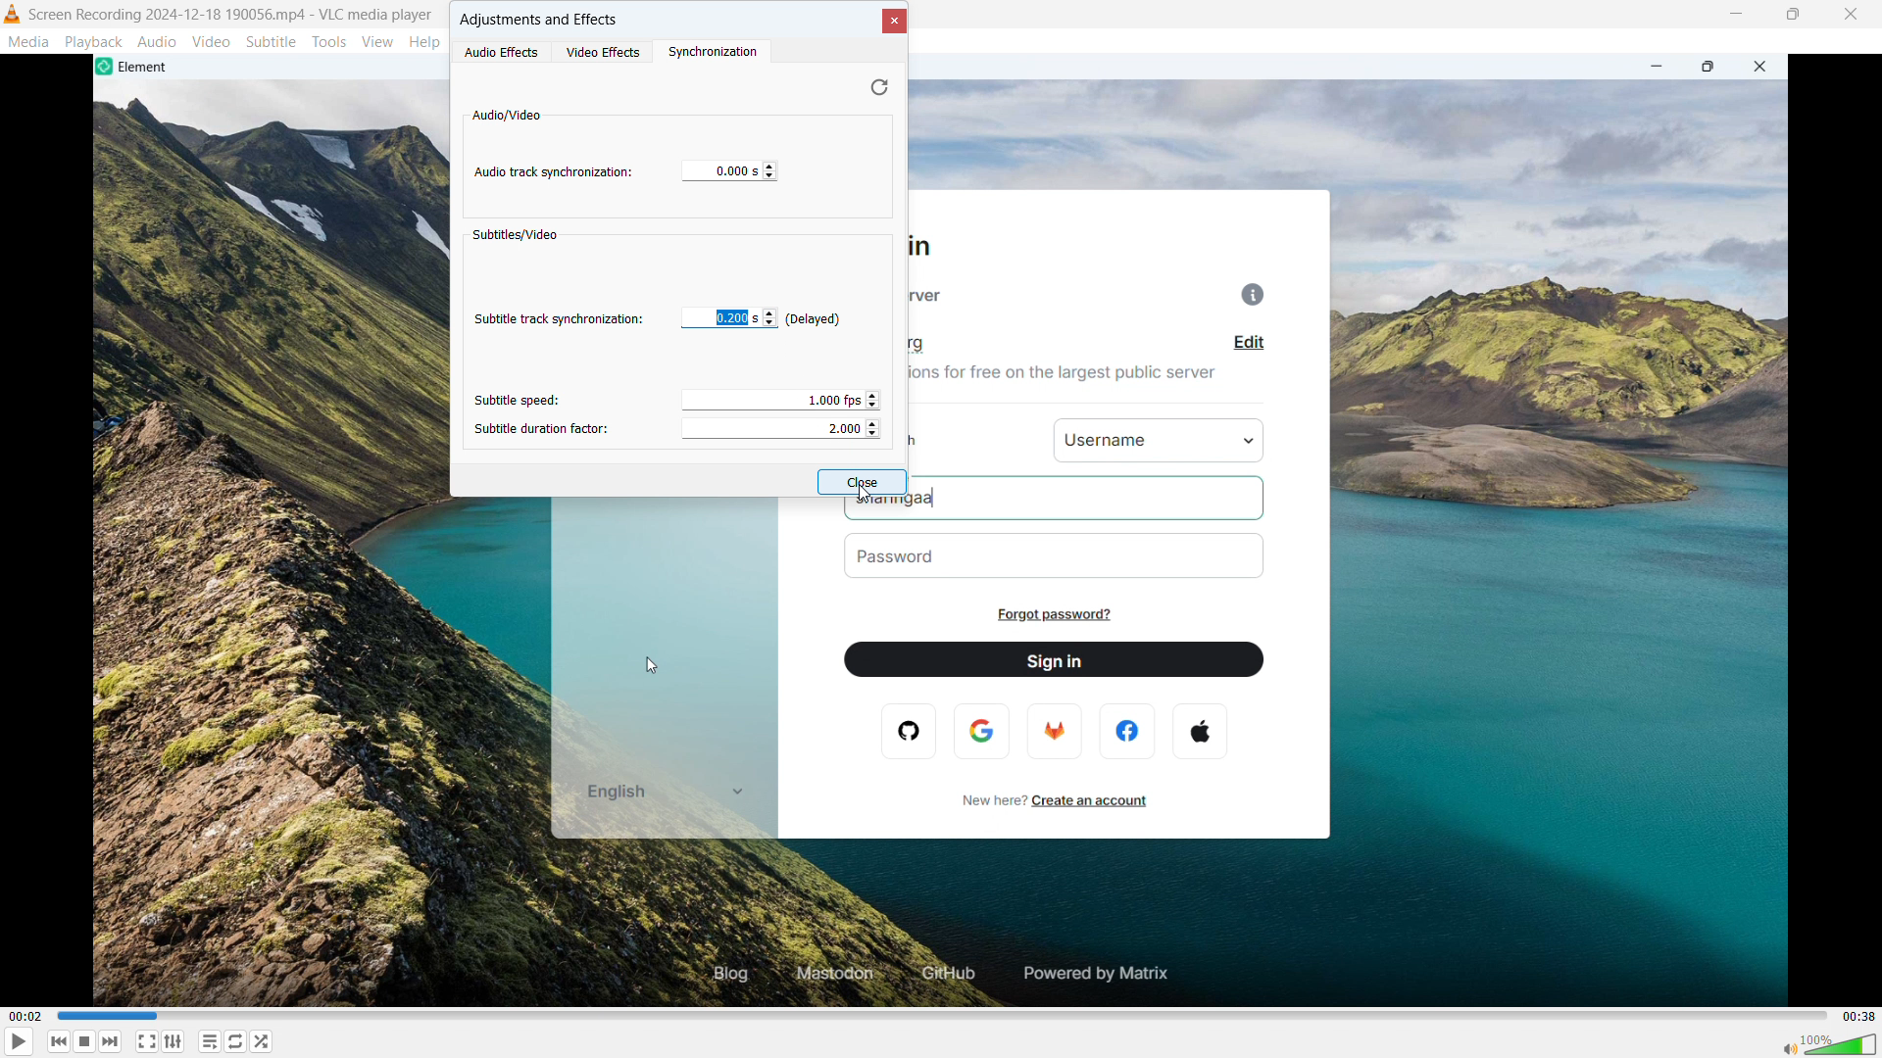  I want to click on matrix.org, so click(936, 345).